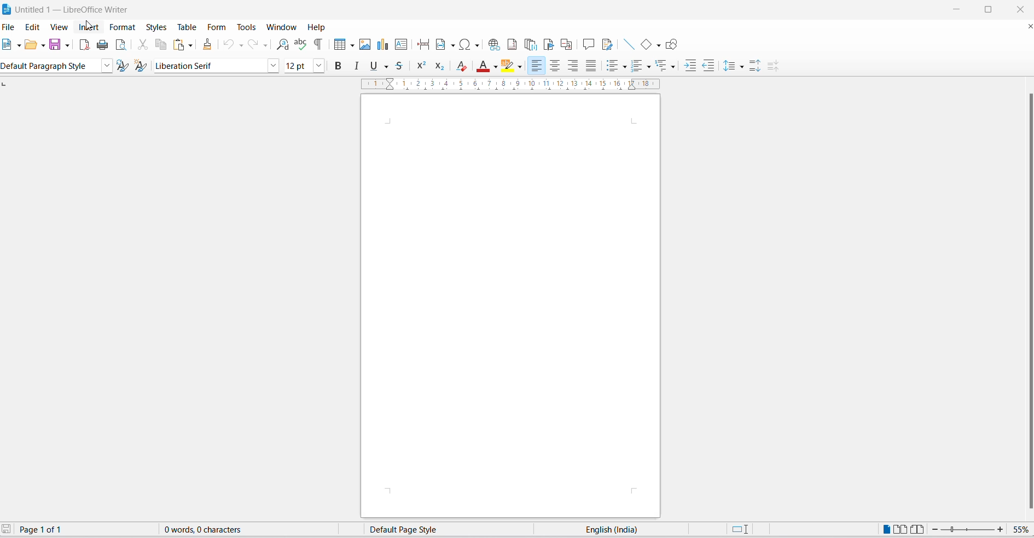 The height and width of the screenshot is (538, 1034). Describe the element at coordinates (423, 45) in the screenshot. I see `page break` at that location.